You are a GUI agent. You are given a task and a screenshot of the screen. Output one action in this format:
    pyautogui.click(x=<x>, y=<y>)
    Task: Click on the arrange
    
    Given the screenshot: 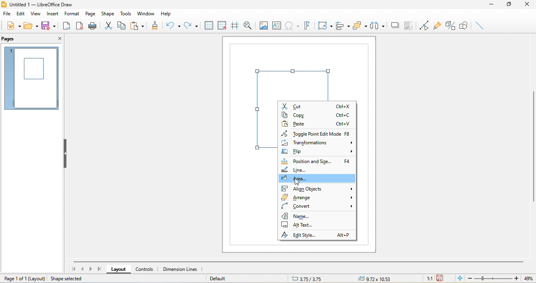 What is the action you would take?
    pyautogui.click(x=317, y=198)
    